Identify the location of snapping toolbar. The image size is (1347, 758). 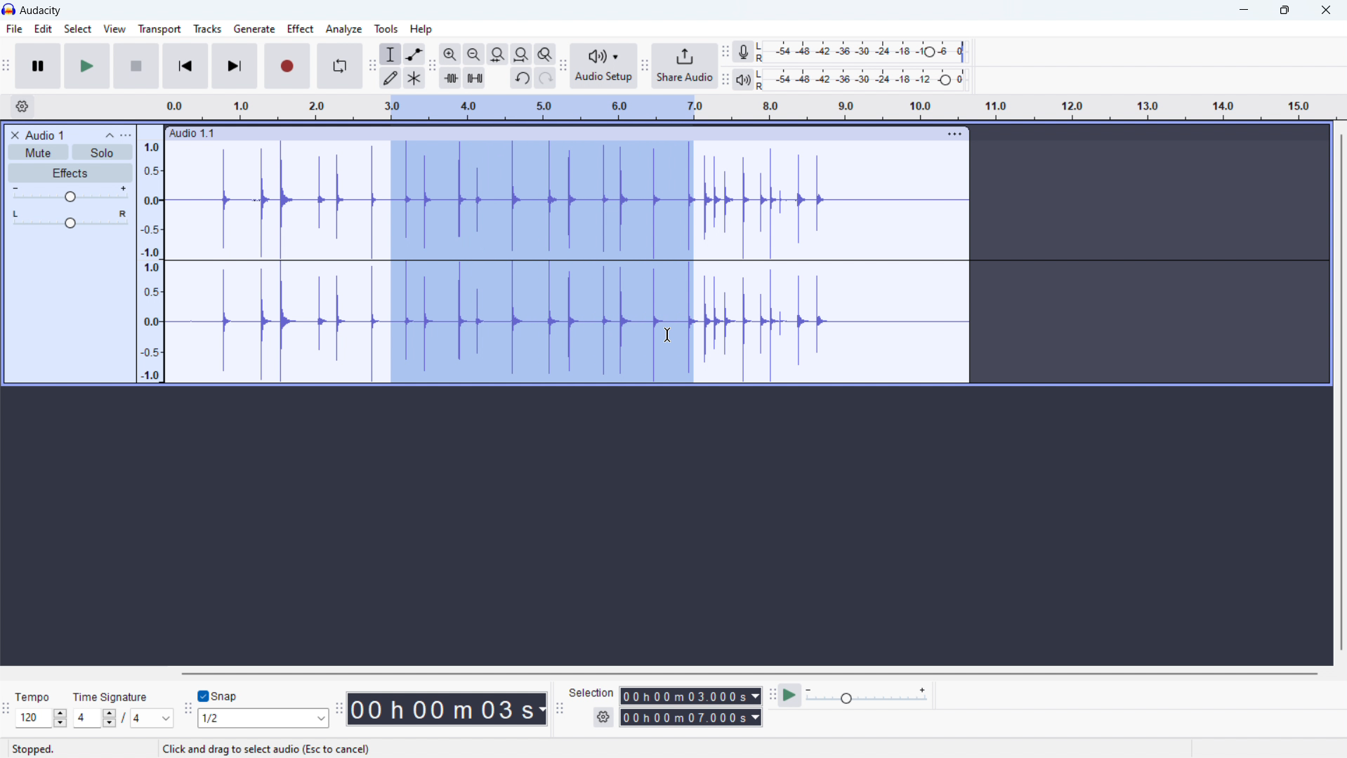
(188, 709).